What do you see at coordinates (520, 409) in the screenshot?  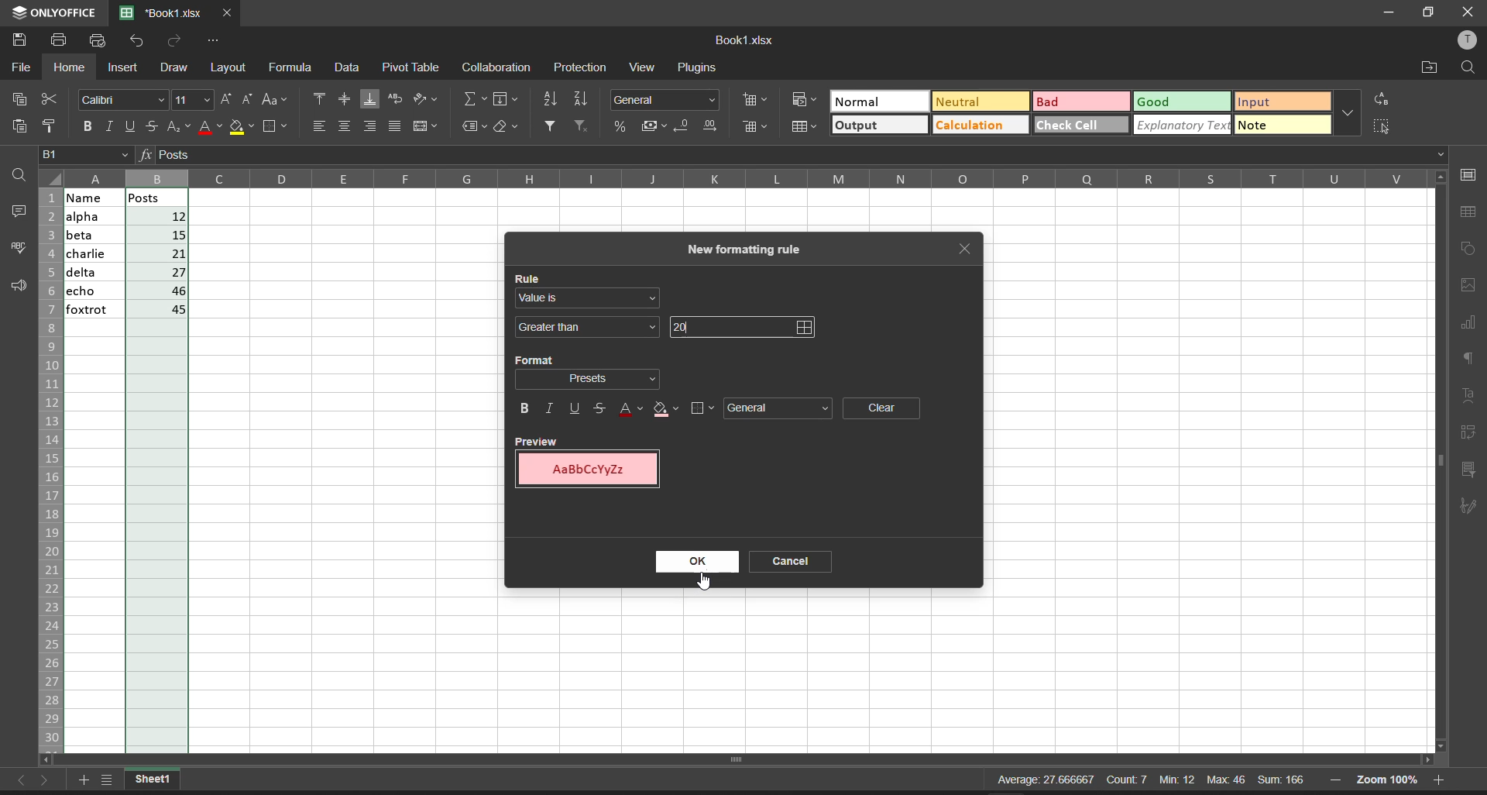 I see `bold` at bounding box center [520, 409].